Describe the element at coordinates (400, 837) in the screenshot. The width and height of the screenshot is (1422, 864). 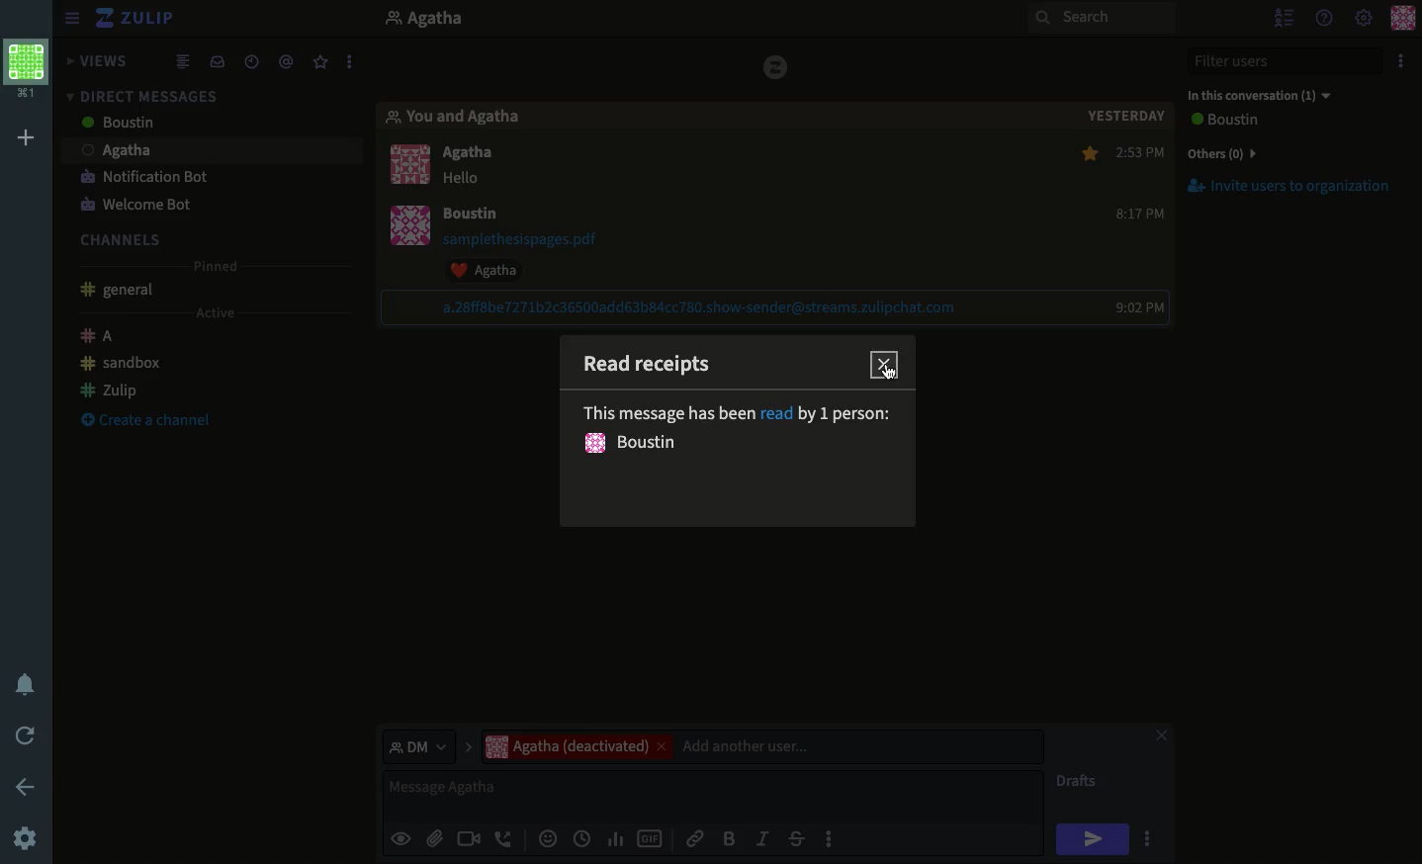
I see `Preview` at that location.